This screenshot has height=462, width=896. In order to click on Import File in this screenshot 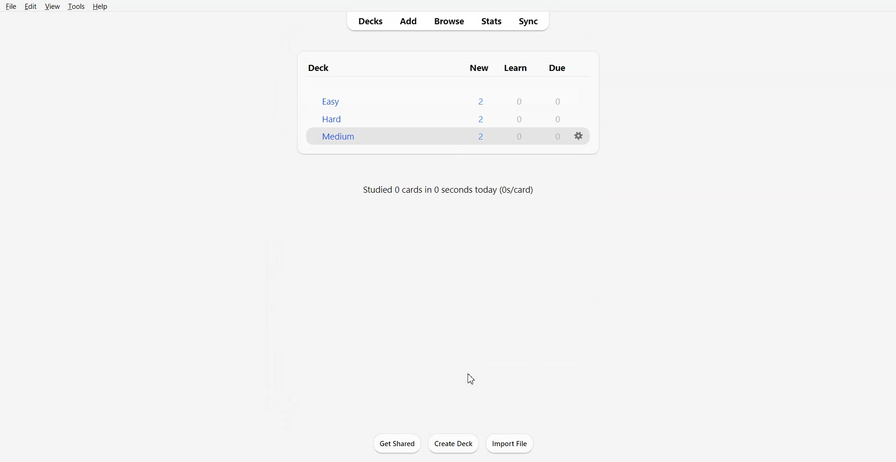, I will do `click(510, 443)`.